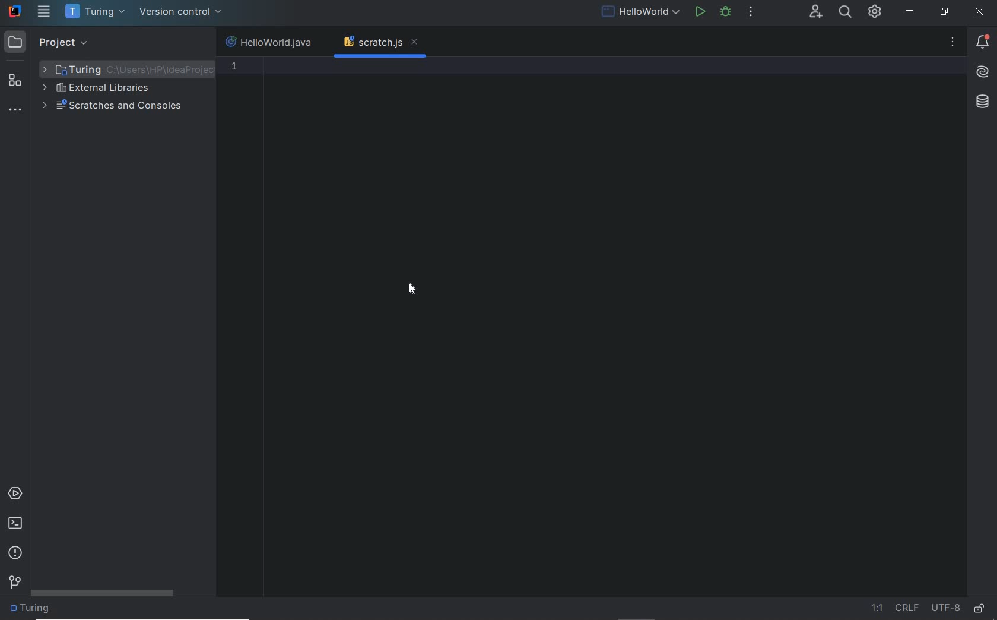 Image resolution: width=997 pixels, height=620 pixels. What do you see at coordinates (113, 107) in the screenshot?
I see `scratches and consoles` at bounding box center [113, 107].